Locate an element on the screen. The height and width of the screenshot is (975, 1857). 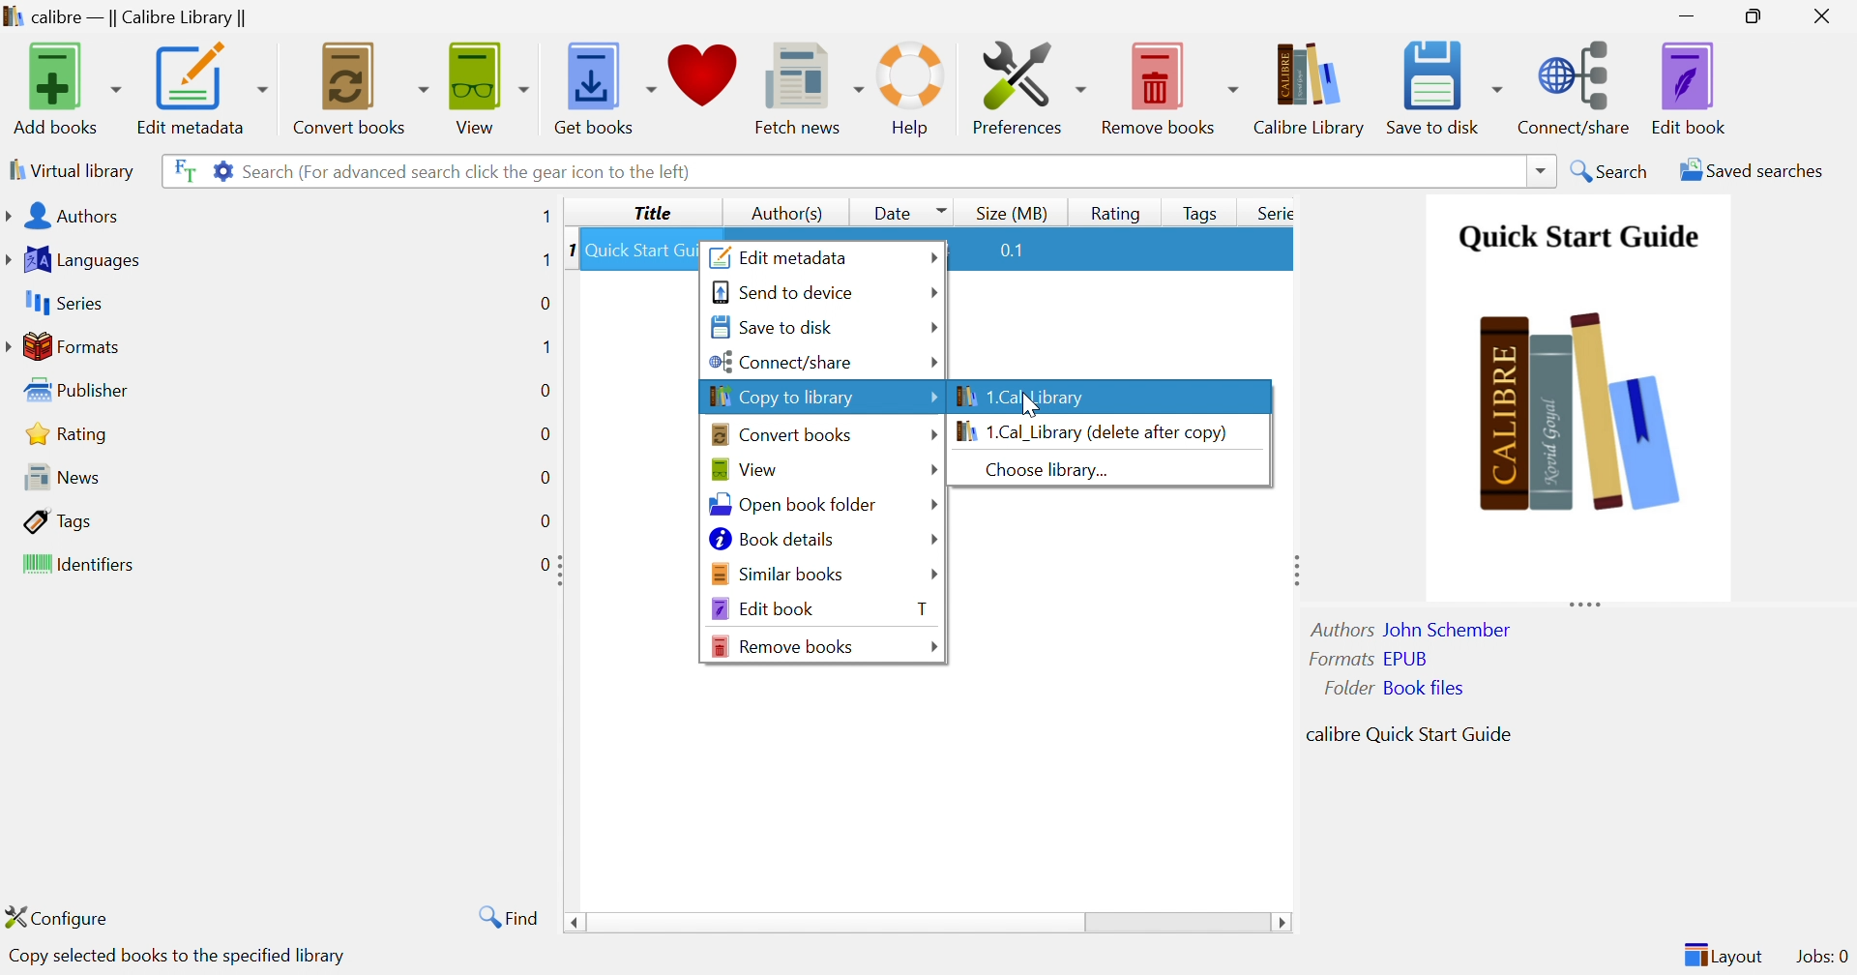
1 is located at coordinates (564, 251).